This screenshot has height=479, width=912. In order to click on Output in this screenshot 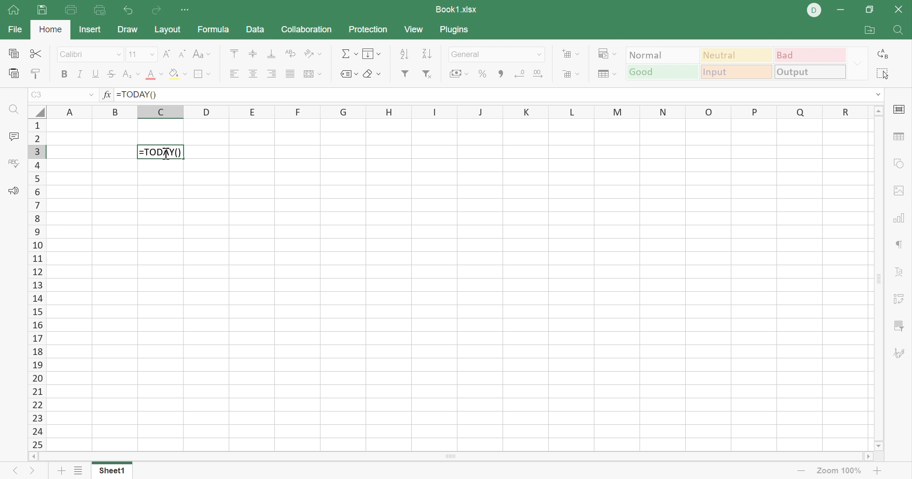, I will do `click(808, 72)`.